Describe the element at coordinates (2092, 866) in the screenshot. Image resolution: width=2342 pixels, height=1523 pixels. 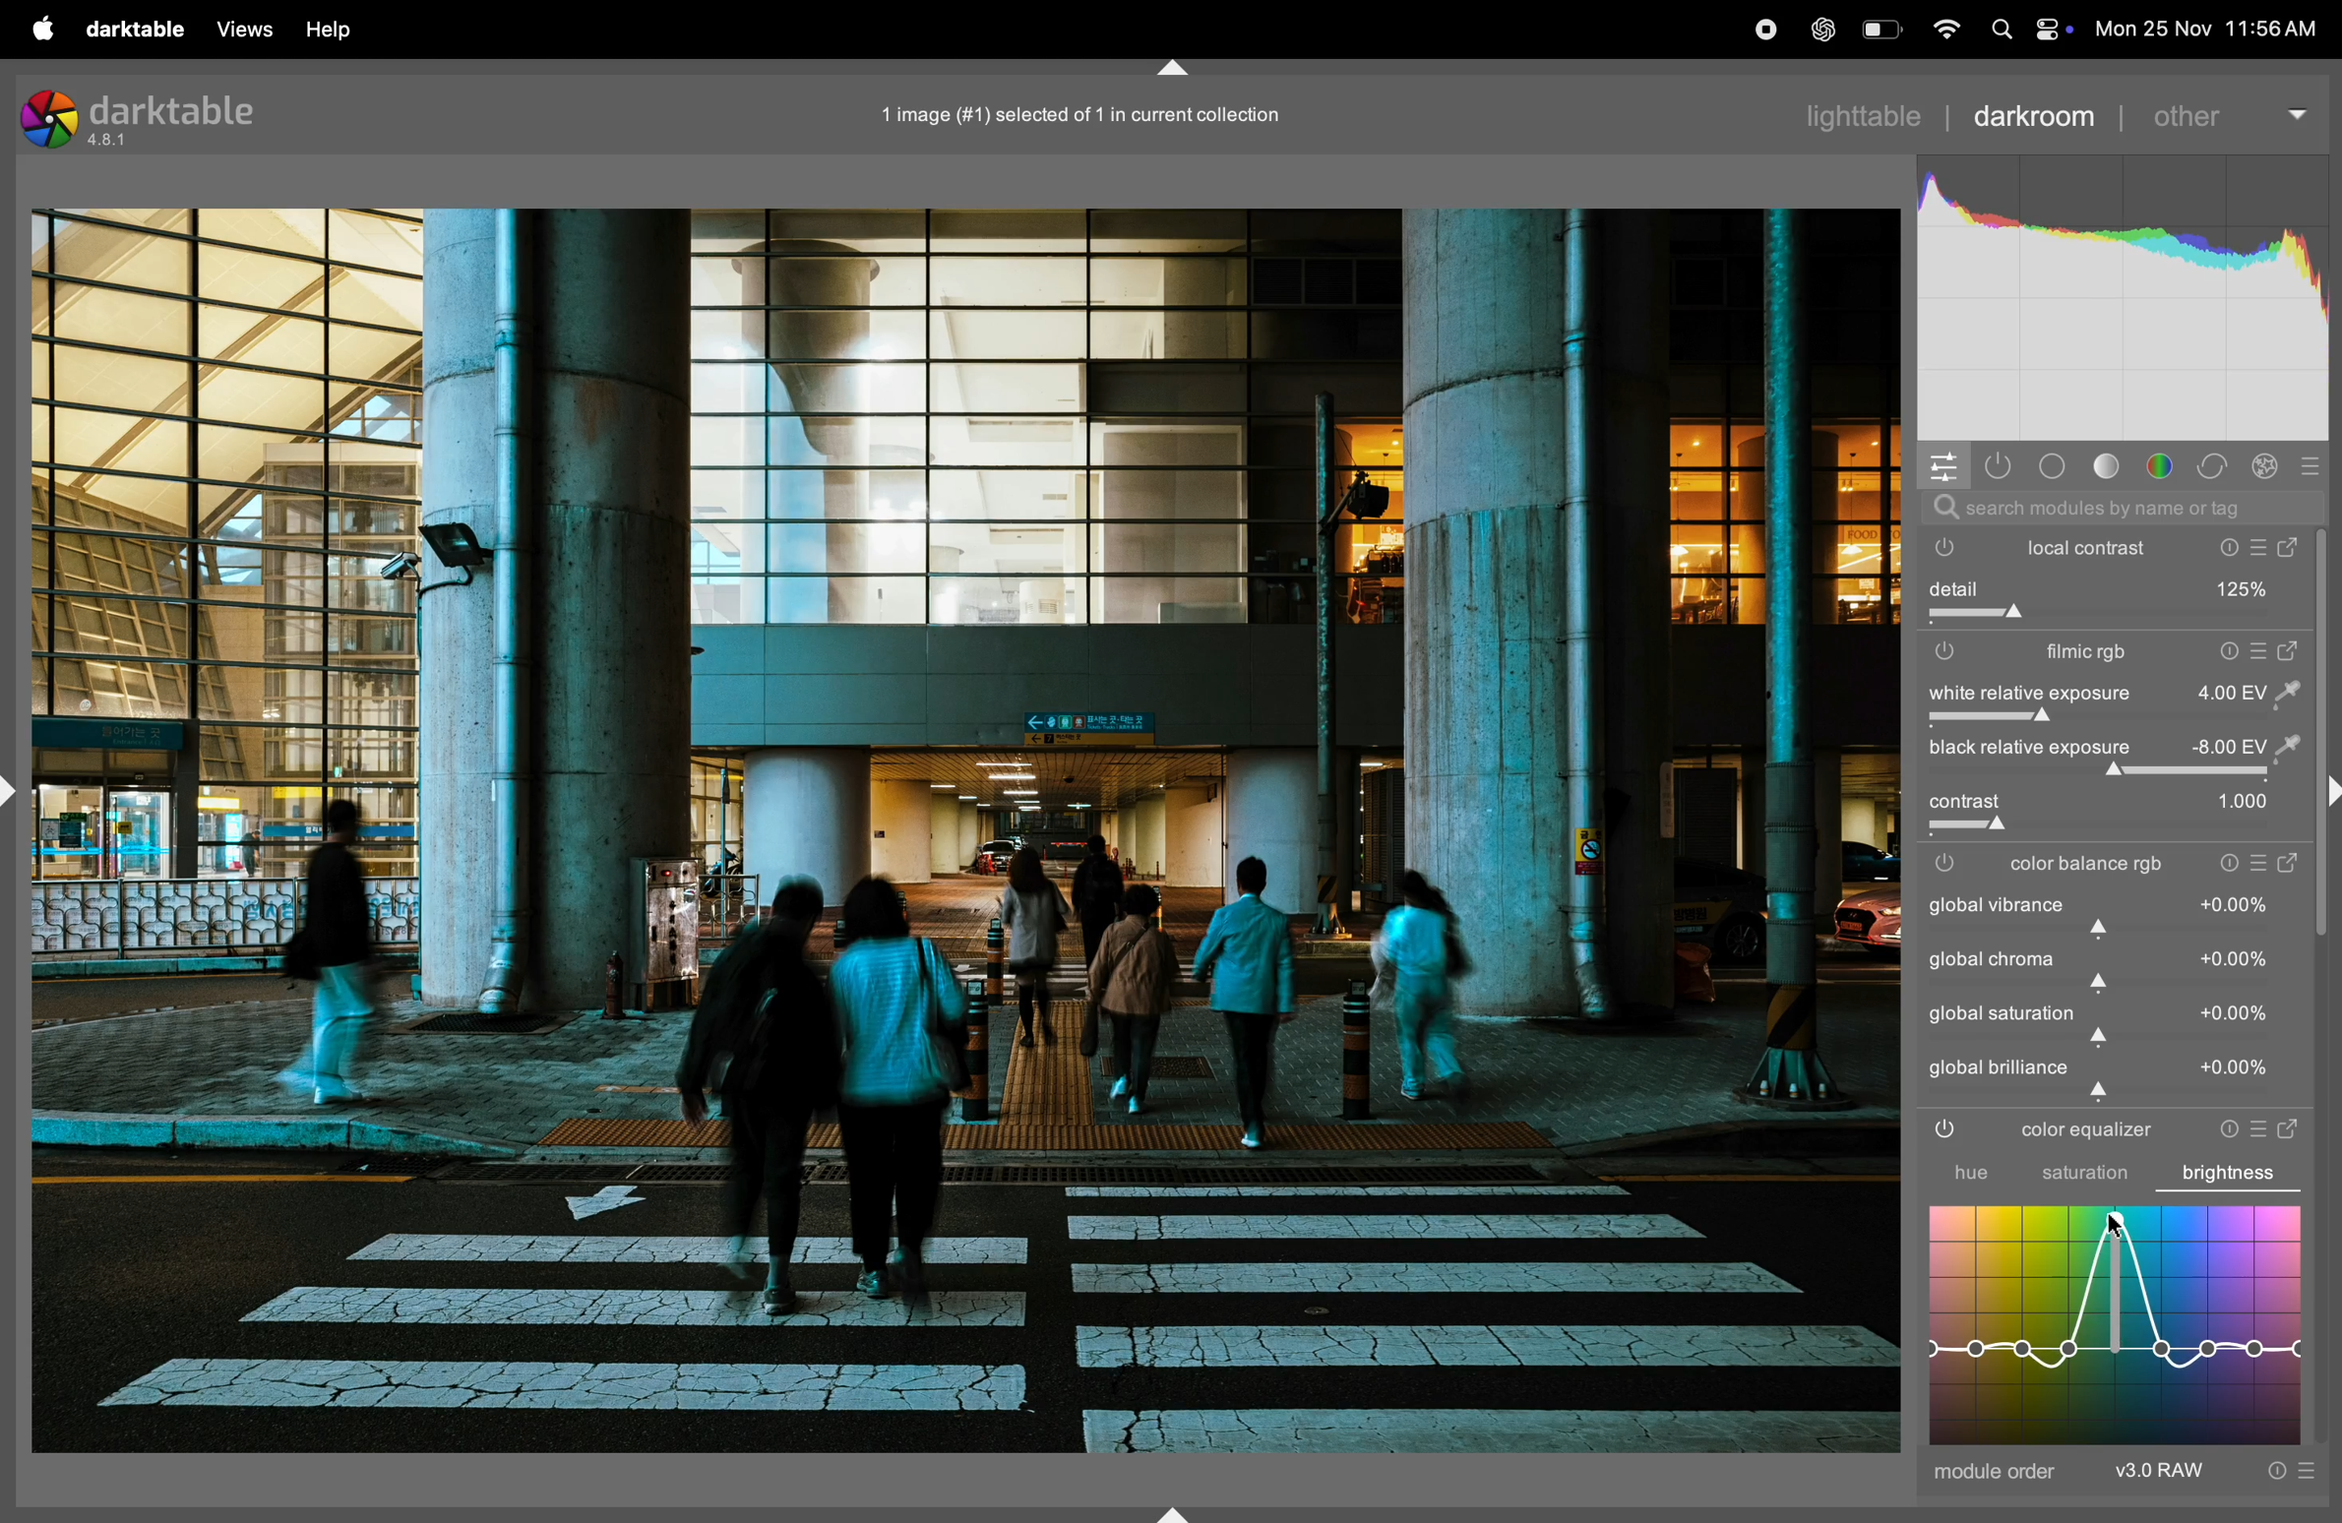
I see `color balance ` at that location.